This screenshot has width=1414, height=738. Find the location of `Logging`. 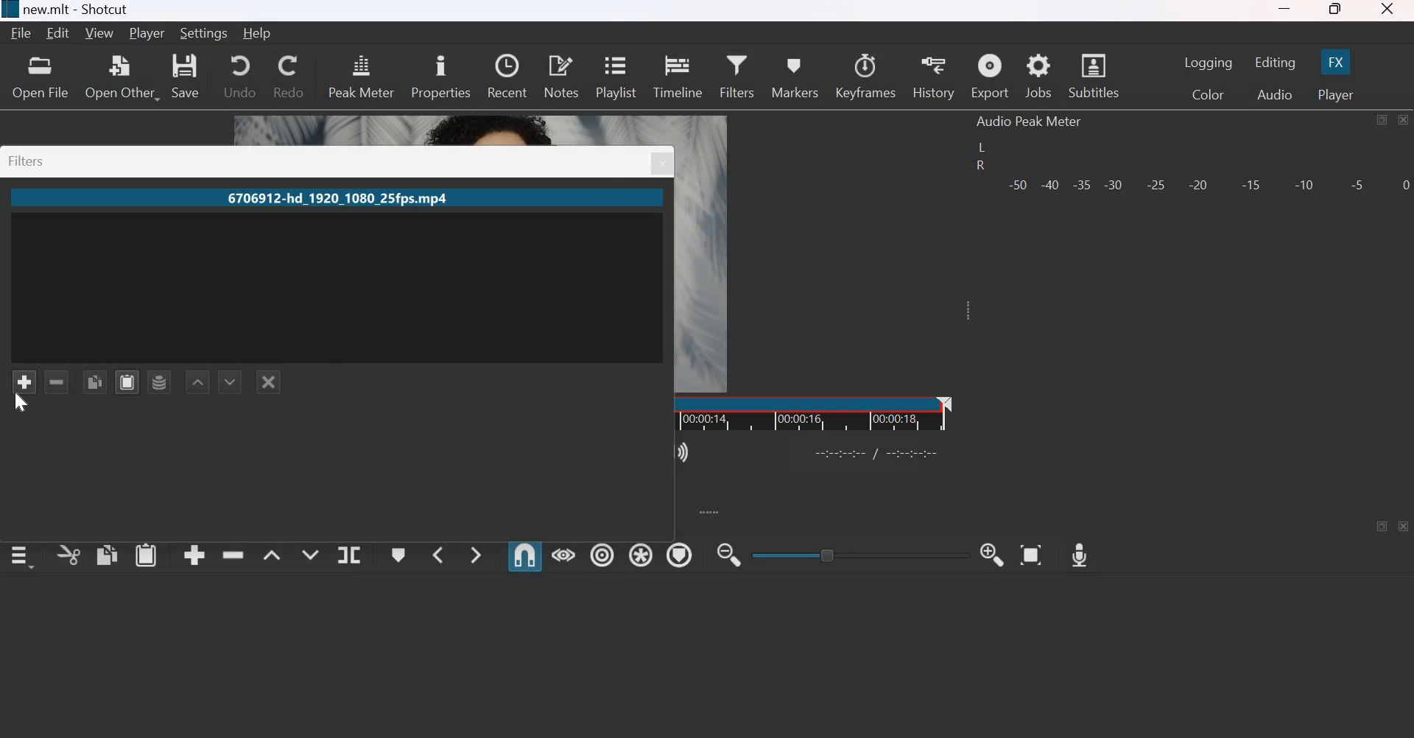

Logging is located at coordinates (1209, 63).